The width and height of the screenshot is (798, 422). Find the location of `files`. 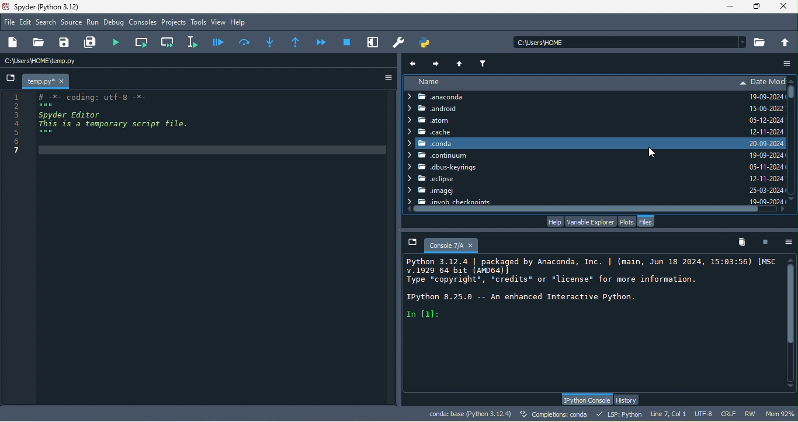

files is located at coordinates (648, 222).